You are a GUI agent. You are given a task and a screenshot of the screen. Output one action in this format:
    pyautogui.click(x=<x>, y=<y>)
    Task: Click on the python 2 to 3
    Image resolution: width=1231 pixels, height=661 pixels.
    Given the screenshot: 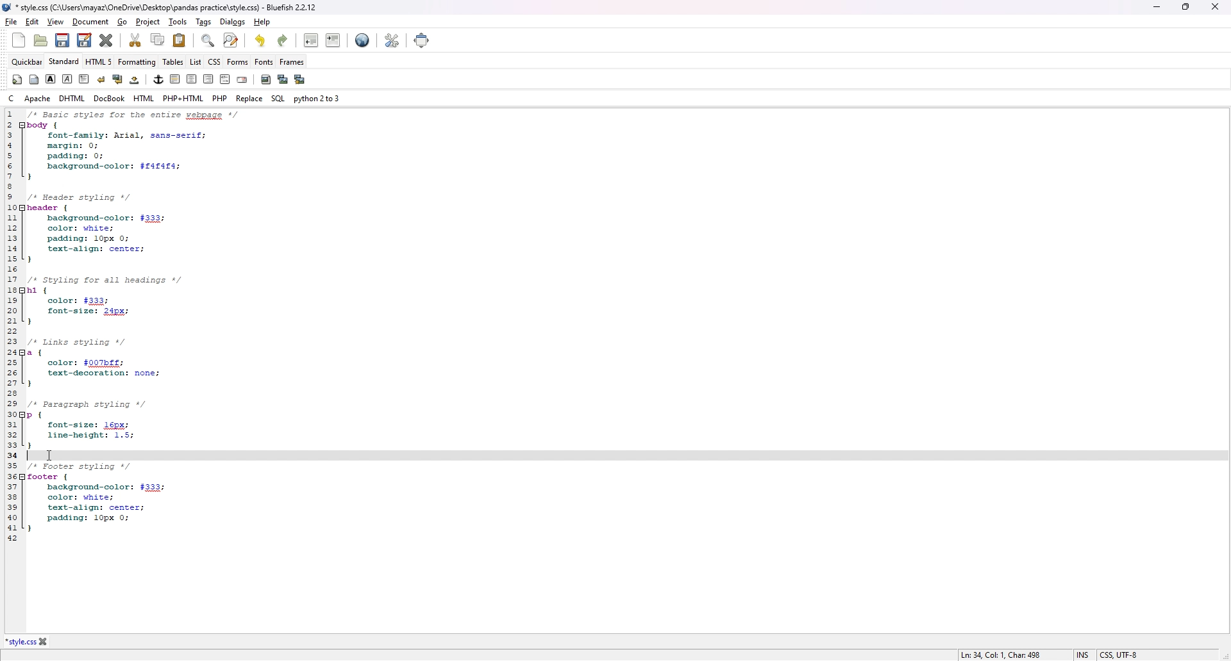 What is the action you would take?
    pyautogui.click(x=317, y=97)
    